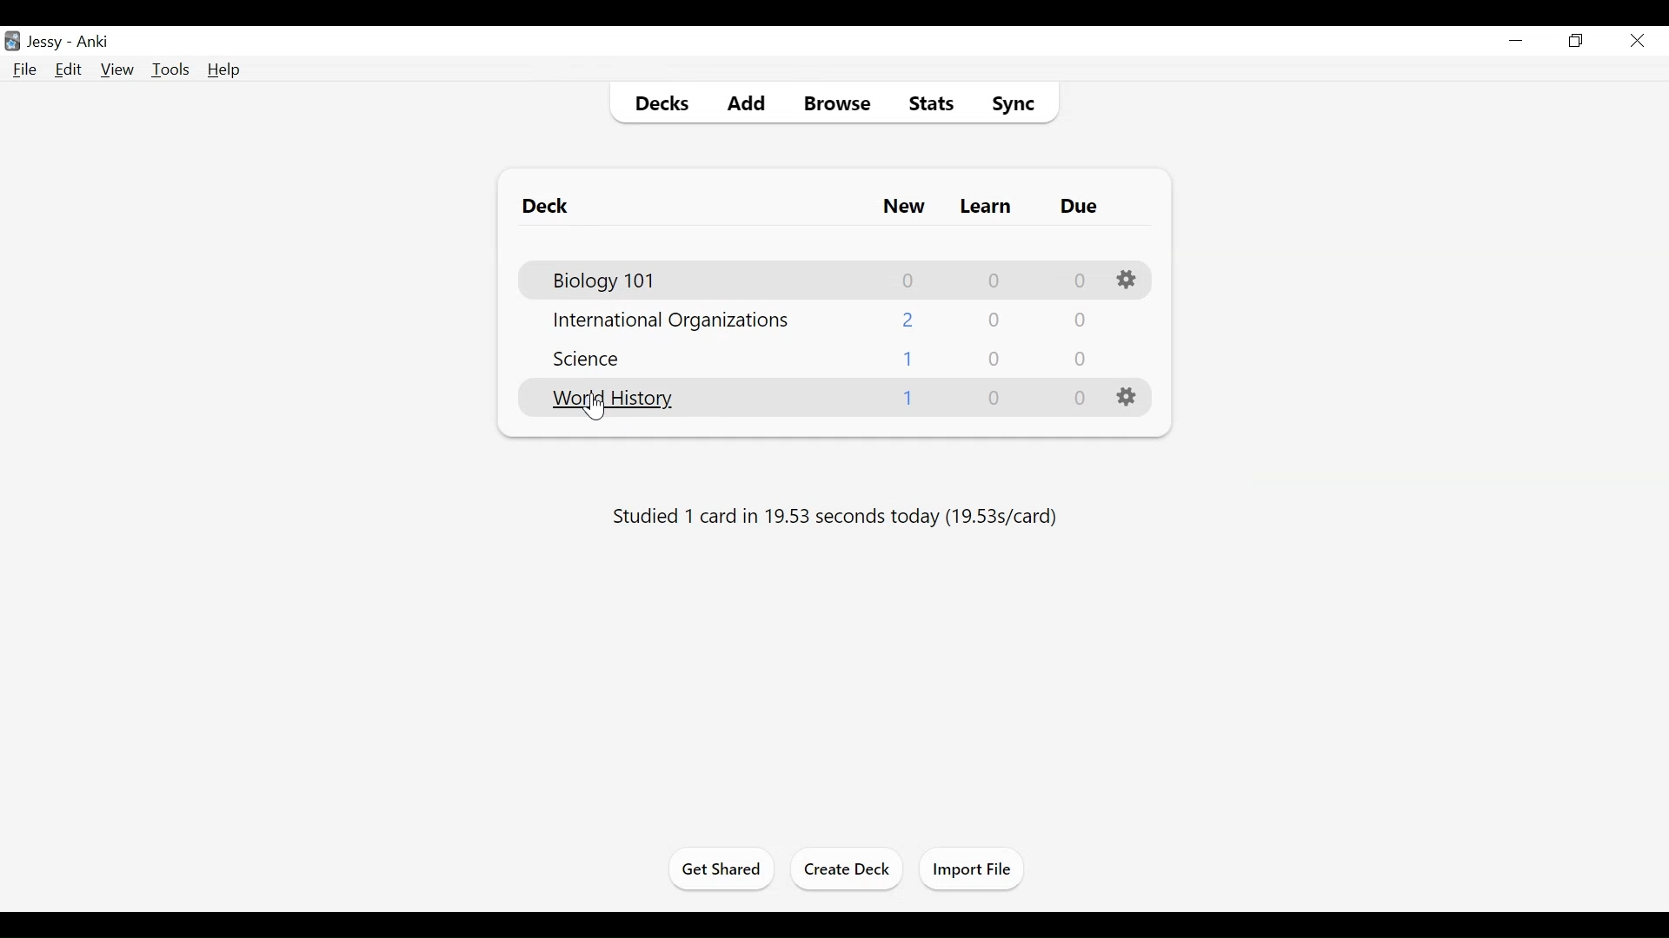 This screenshot has height=938, width=1669. I want to click on Learn Cards Count, so click(992, 280).